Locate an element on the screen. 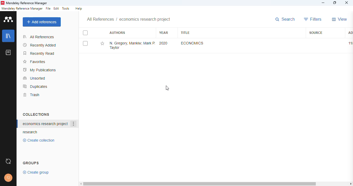 The height and width of the screenshot is (186, 353). ECONOMICS is located at coordinates (193, 43).